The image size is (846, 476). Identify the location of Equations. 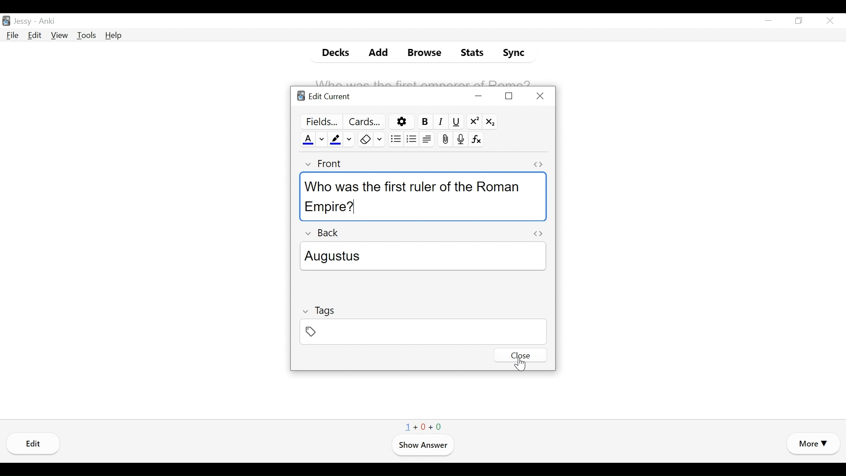
(477, 139).